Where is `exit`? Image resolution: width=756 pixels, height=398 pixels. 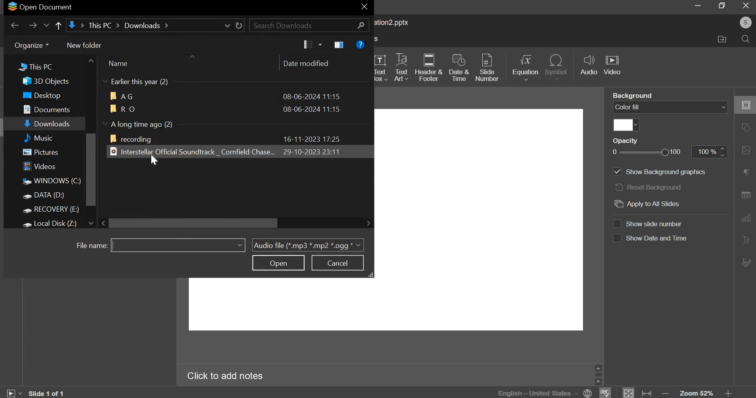
exit is located at coordinates (746, 6).